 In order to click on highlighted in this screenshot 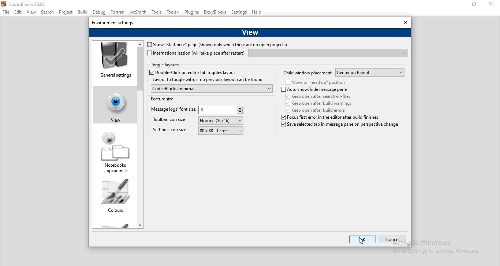, I will do `click(113, 103)`.